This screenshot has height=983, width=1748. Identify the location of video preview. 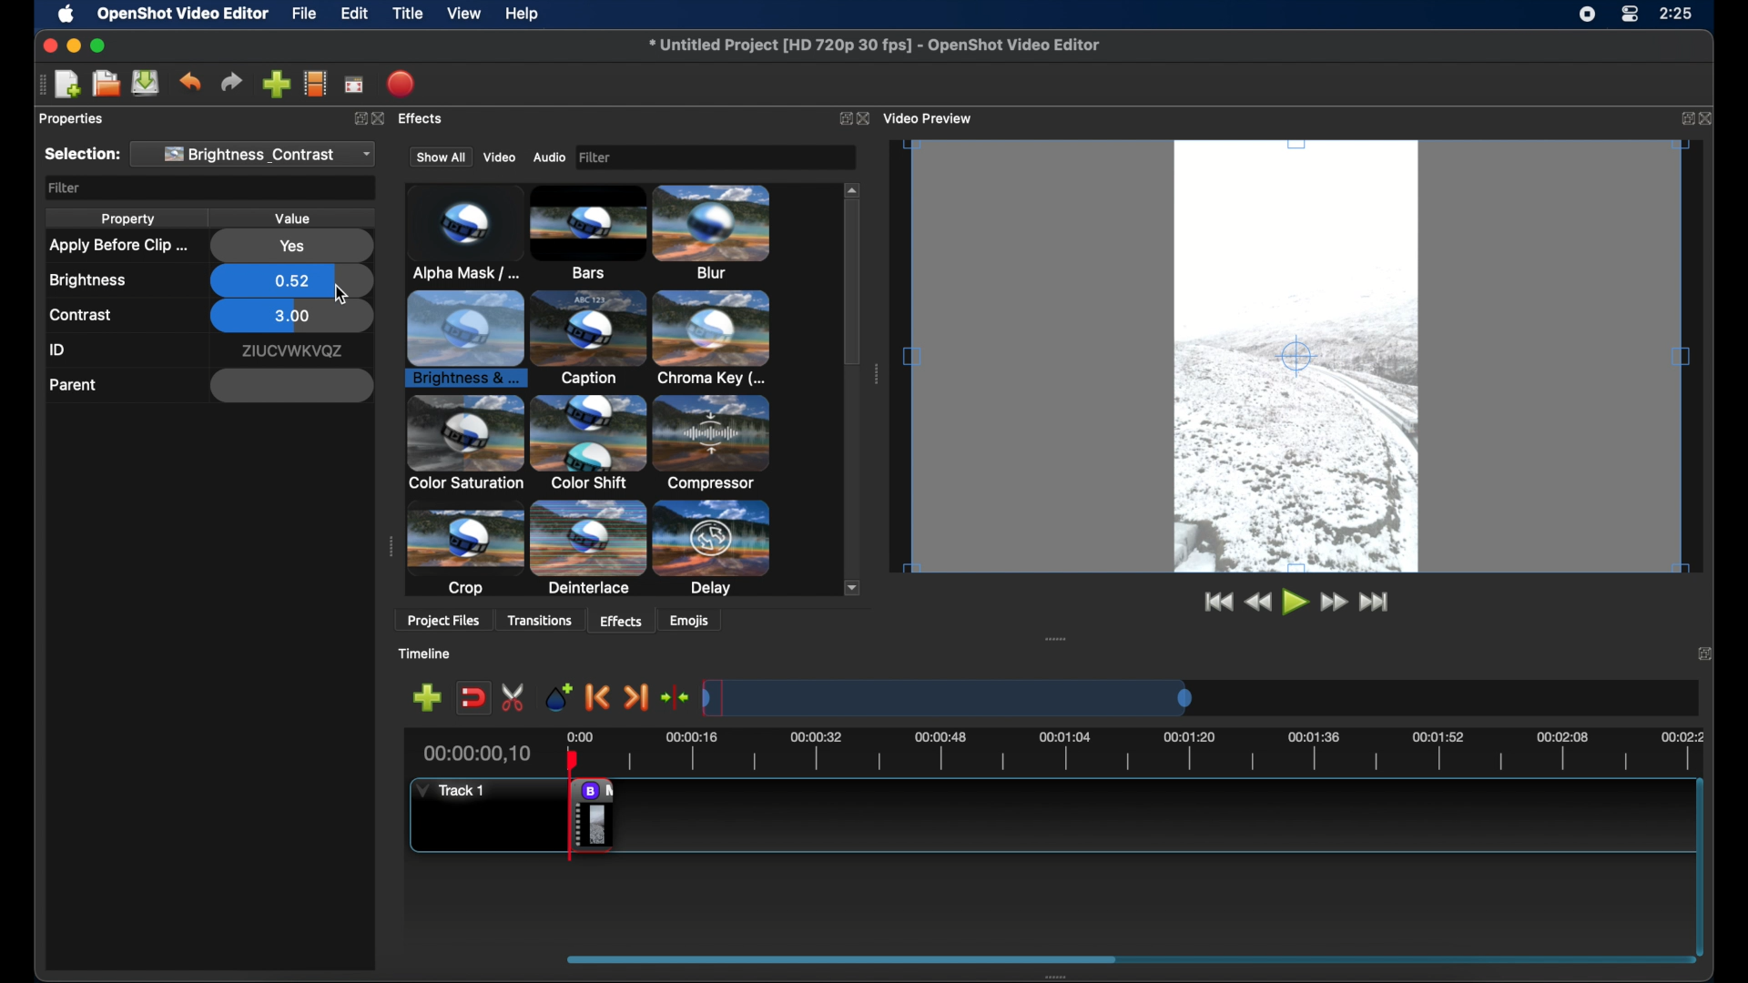
(1303, 365).